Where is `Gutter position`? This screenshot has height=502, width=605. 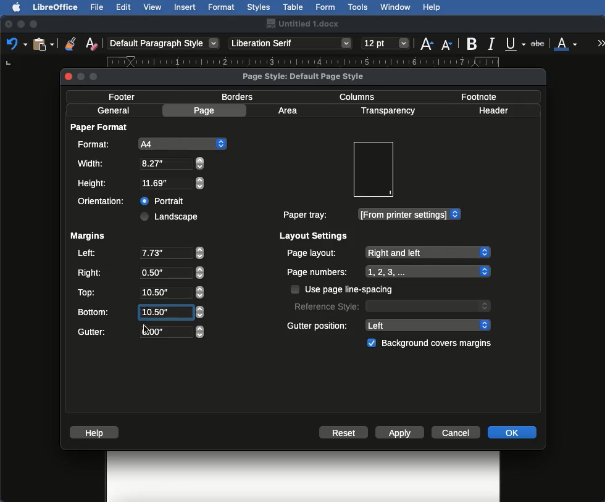 Gutter position is located at coordinates (390, 324).